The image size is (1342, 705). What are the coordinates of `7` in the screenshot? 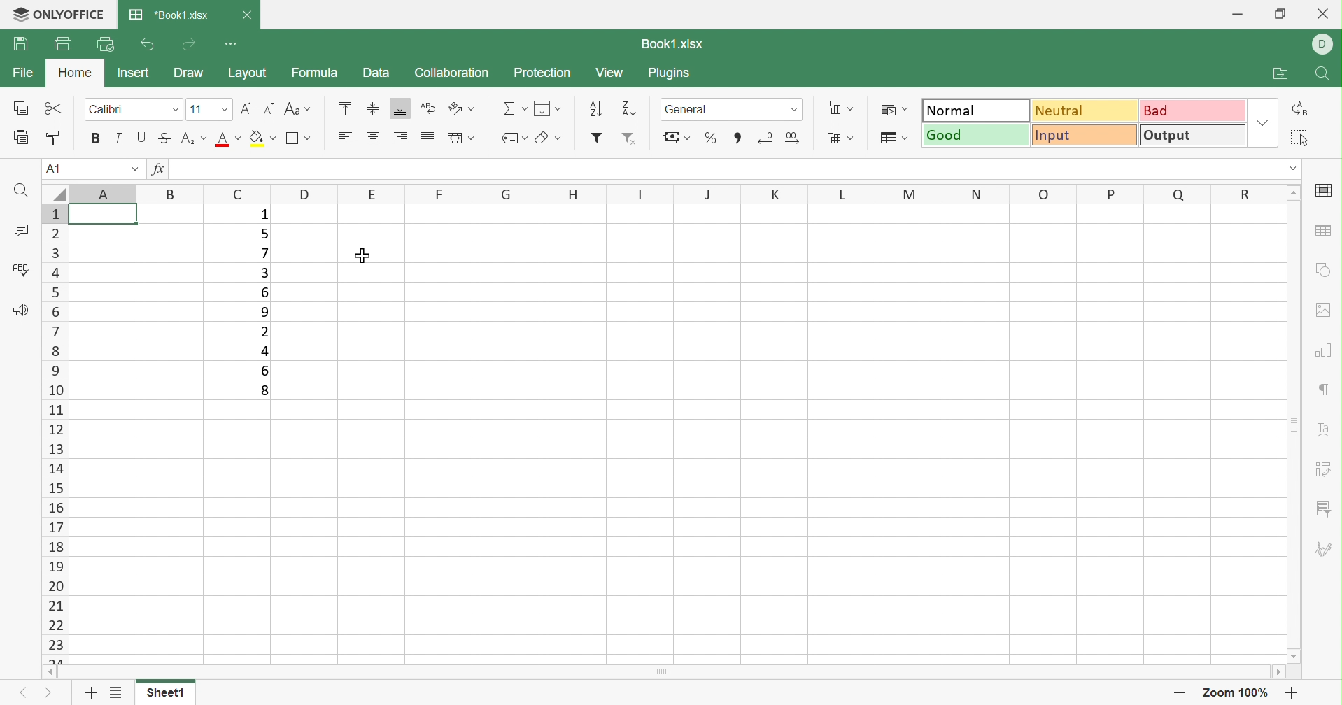 It's located at (261, 254).